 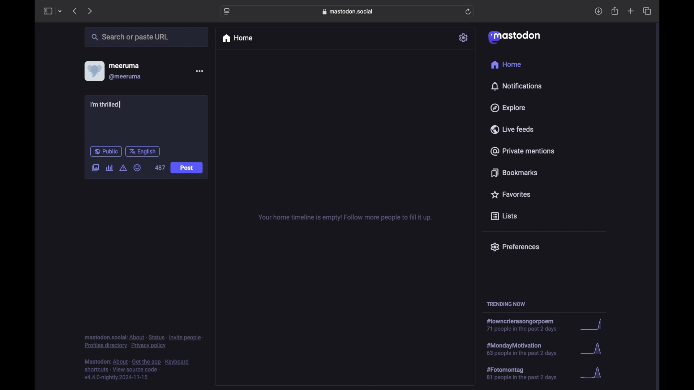 What do you see at coordinates (594, 325) in the screenshot?
I see `graph` at bounding box center [594, 325].